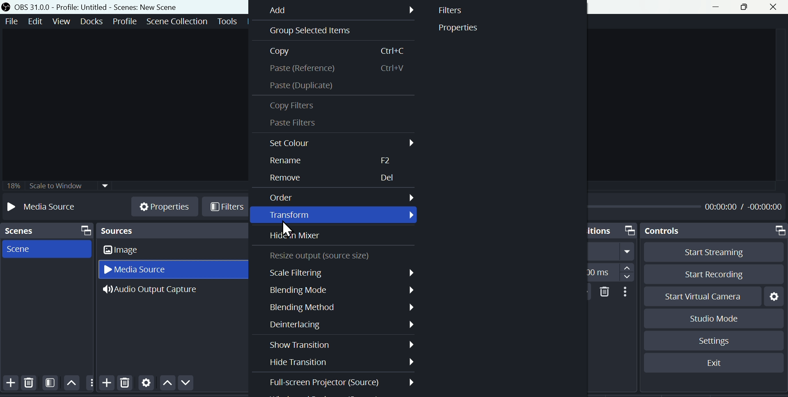 This screenshot has height=397, width=788. Describe the element at coordinates (330, 179) in the screenshot. I see `Remove` at that location.